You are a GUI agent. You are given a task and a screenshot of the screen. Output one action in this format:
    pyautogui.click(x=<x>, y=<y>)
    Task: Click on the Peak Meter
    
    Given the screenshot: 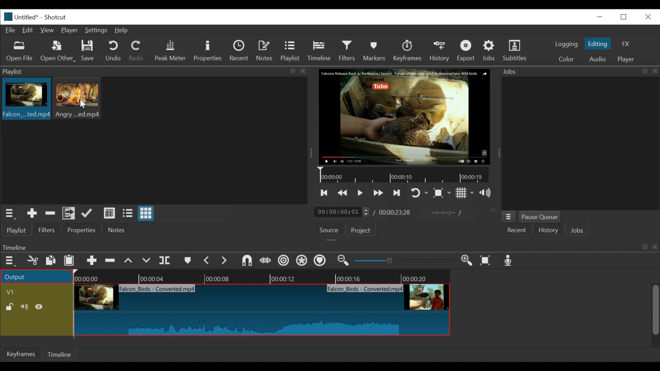 What is the action you would take?
    pyautogui.click(x=172, y=51)
    